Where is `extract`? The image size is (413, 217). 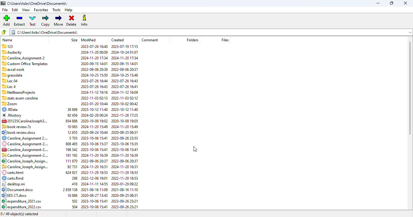
extract is located at coordinates (19, 20).